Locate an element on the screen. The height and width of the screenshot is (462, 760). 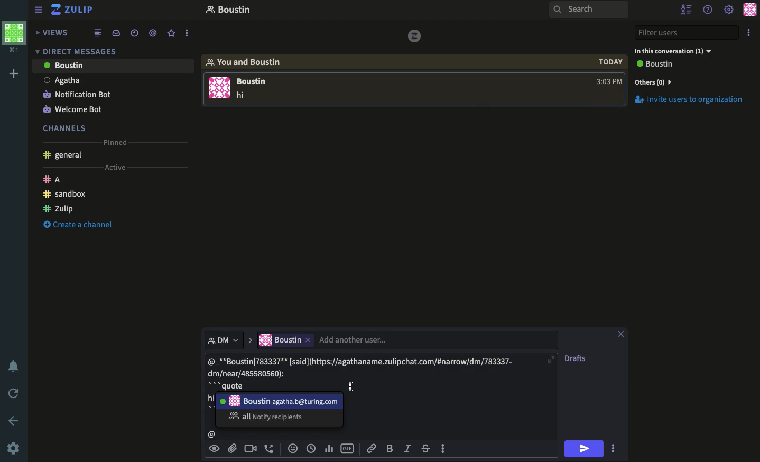
drafts is located at coordinates (577, 359).